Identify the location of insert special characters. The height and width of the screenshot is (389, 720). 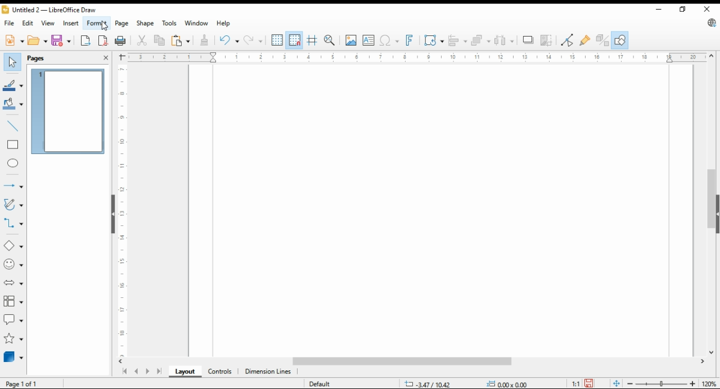
(388, 40).